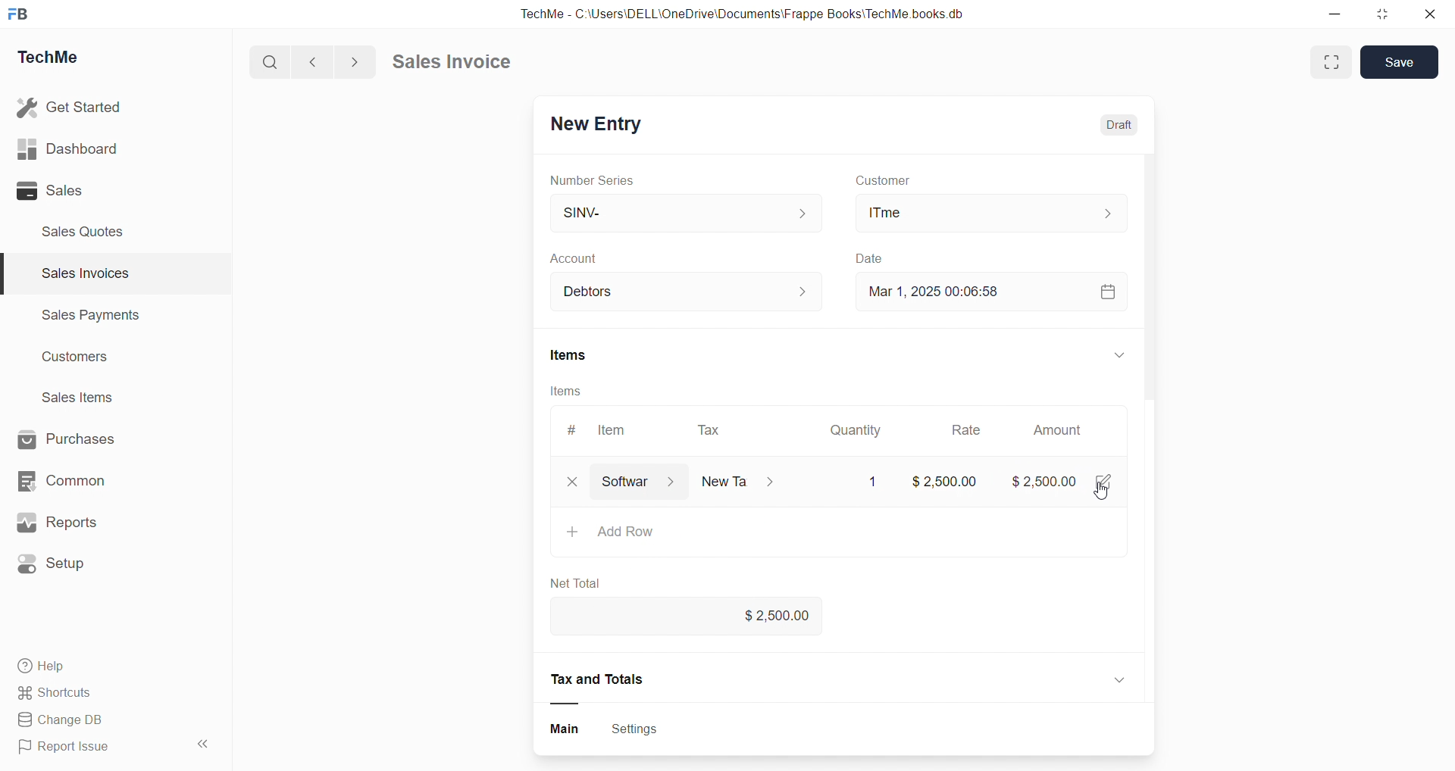 This screenshot has width=1455, height=771. Describe the element at coordinates (83, 317) in the screenshot. I see `Sales Payments` at that location.